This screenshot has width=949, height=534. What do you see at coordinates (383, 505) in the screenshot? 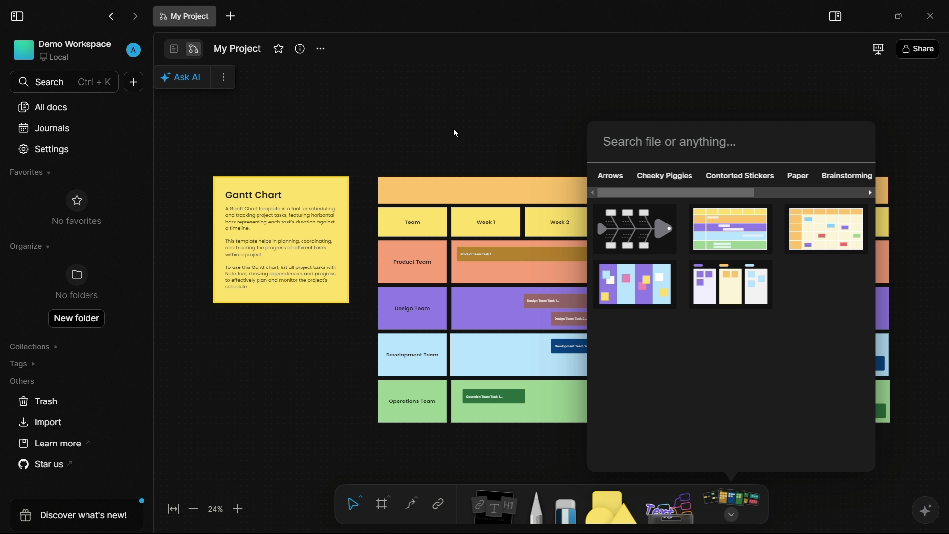
I see `frame` at bounding box center [383, 505].